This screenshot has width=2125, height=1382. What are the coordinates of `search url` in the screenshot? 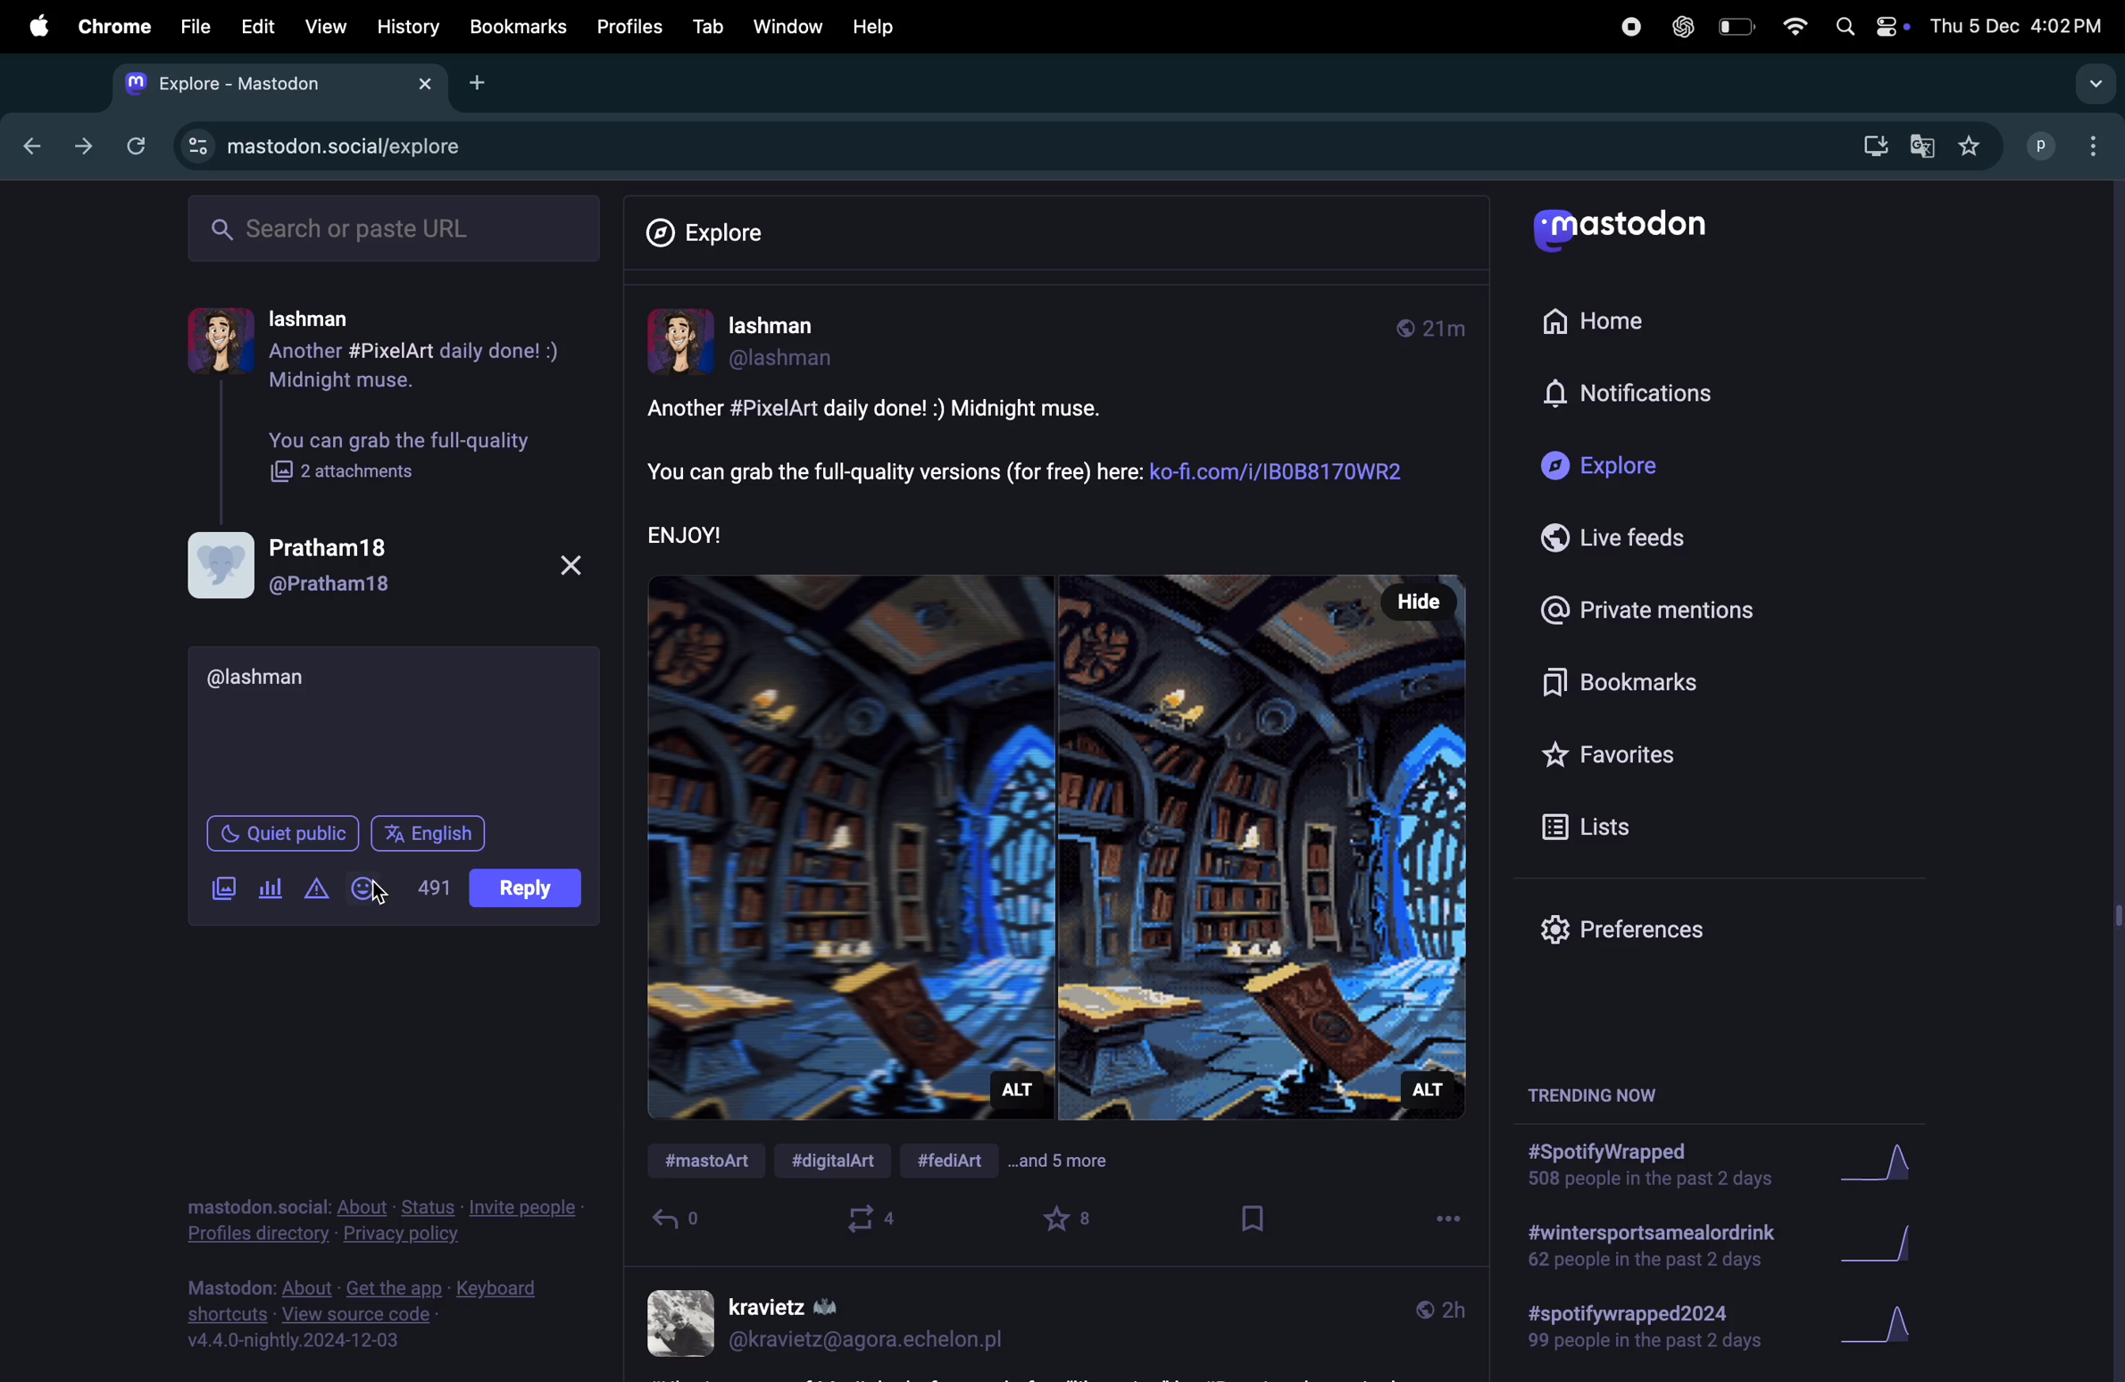 It's located at (395, 230).